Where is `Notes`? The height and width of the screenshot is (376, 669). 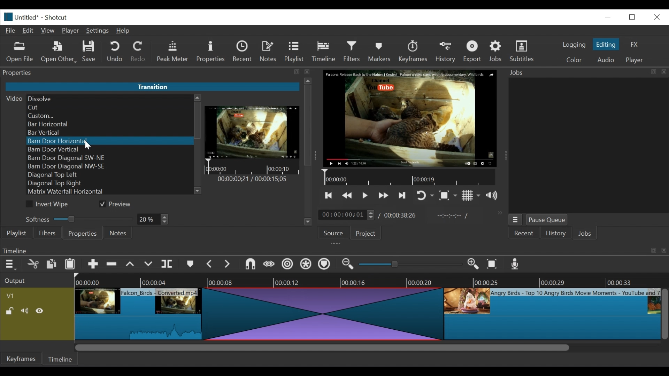
Notes is located at coordinates (269, 52).